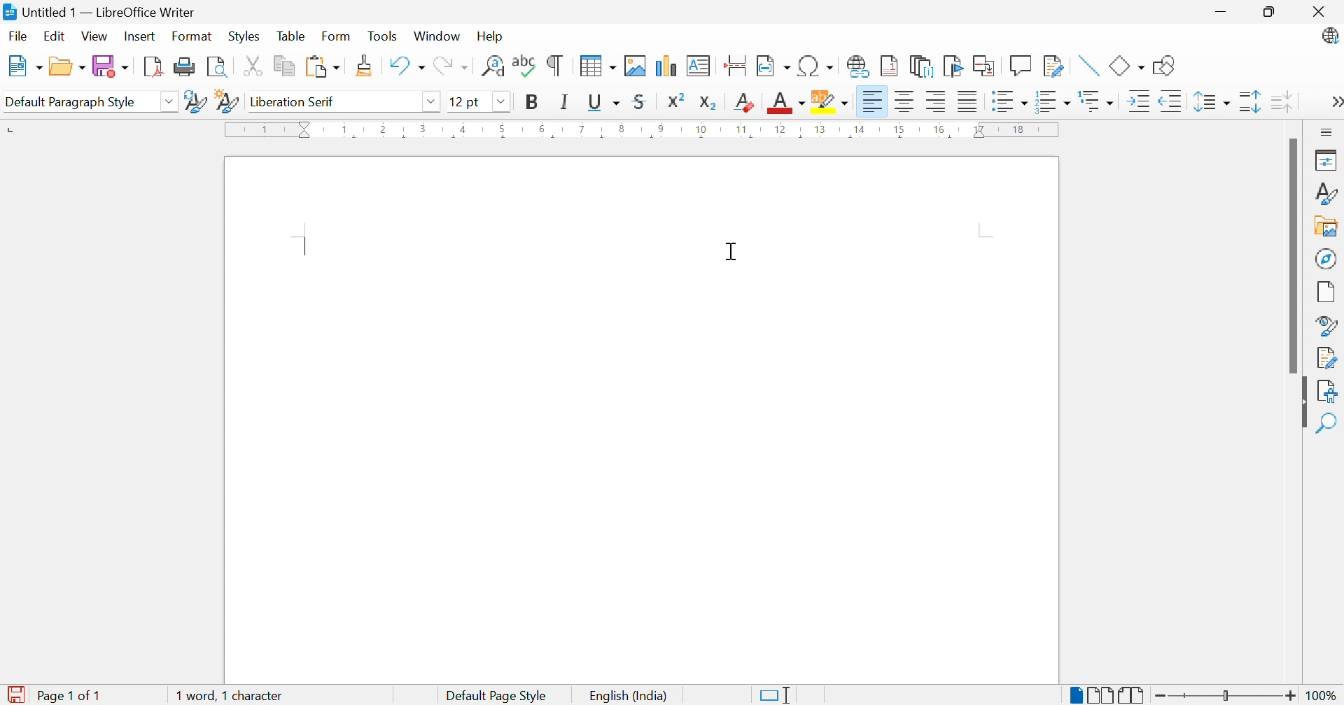 This screenshot has width=1344, height=705. Describe the element at coordinates (196, 101) in the screenshot. I see `Update Selected Style` at that location.